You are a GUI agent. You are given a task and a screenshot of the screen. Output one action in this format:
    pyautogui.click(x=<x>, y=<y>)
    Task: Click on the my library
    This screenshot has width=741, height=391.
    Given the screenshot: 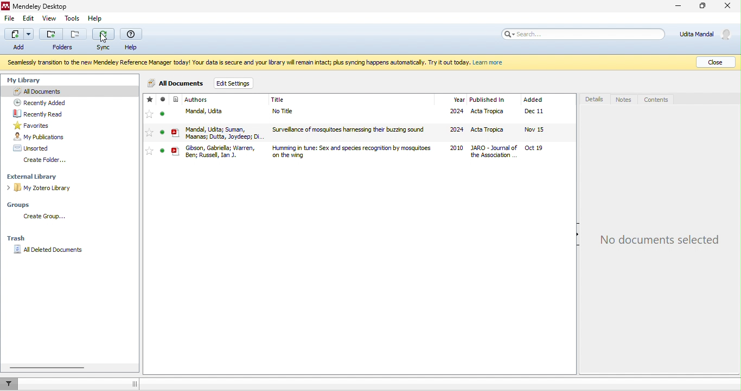 What is the action you would take?
    pyautogui.click(x=32, y=79)
    